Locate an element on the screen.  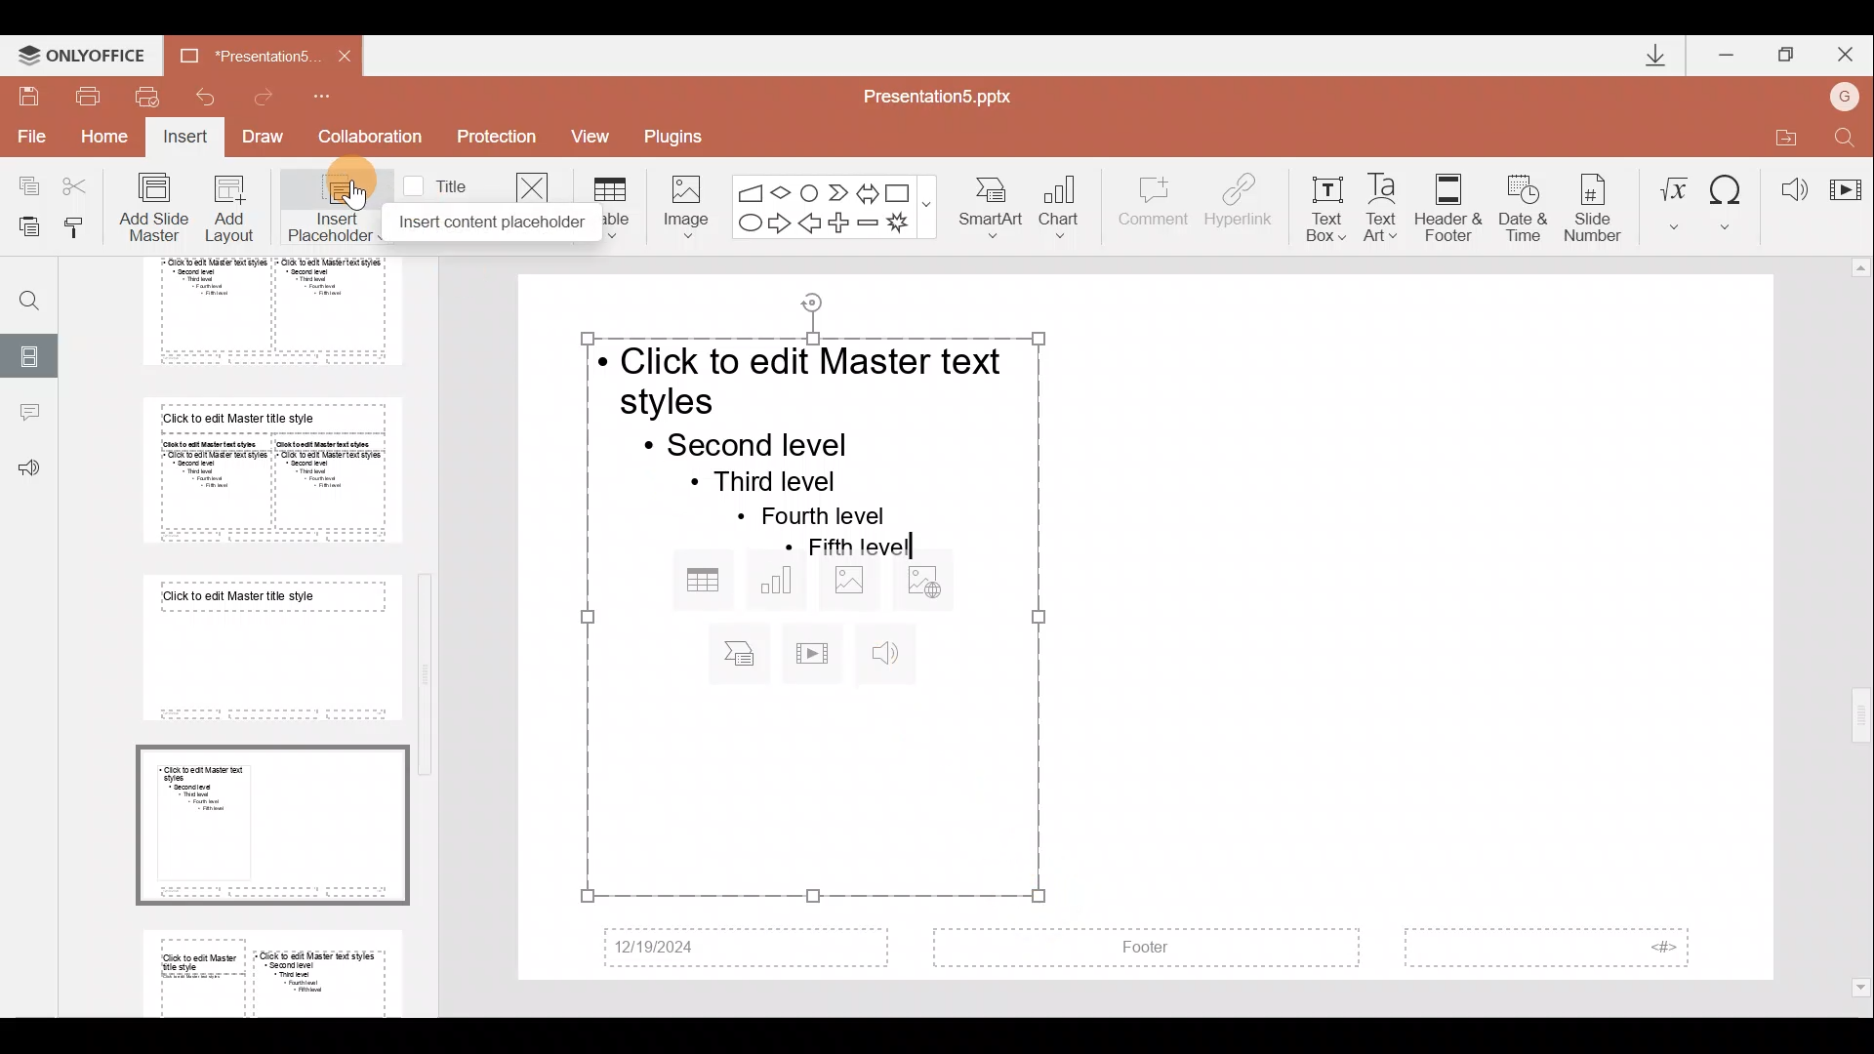
Scroll bar is located at coordinates (1861, 628).